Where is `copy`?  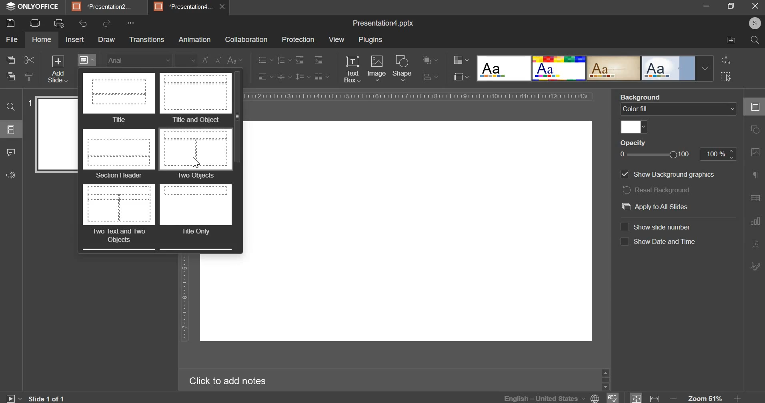 copy is located at coordinates (10, 60).